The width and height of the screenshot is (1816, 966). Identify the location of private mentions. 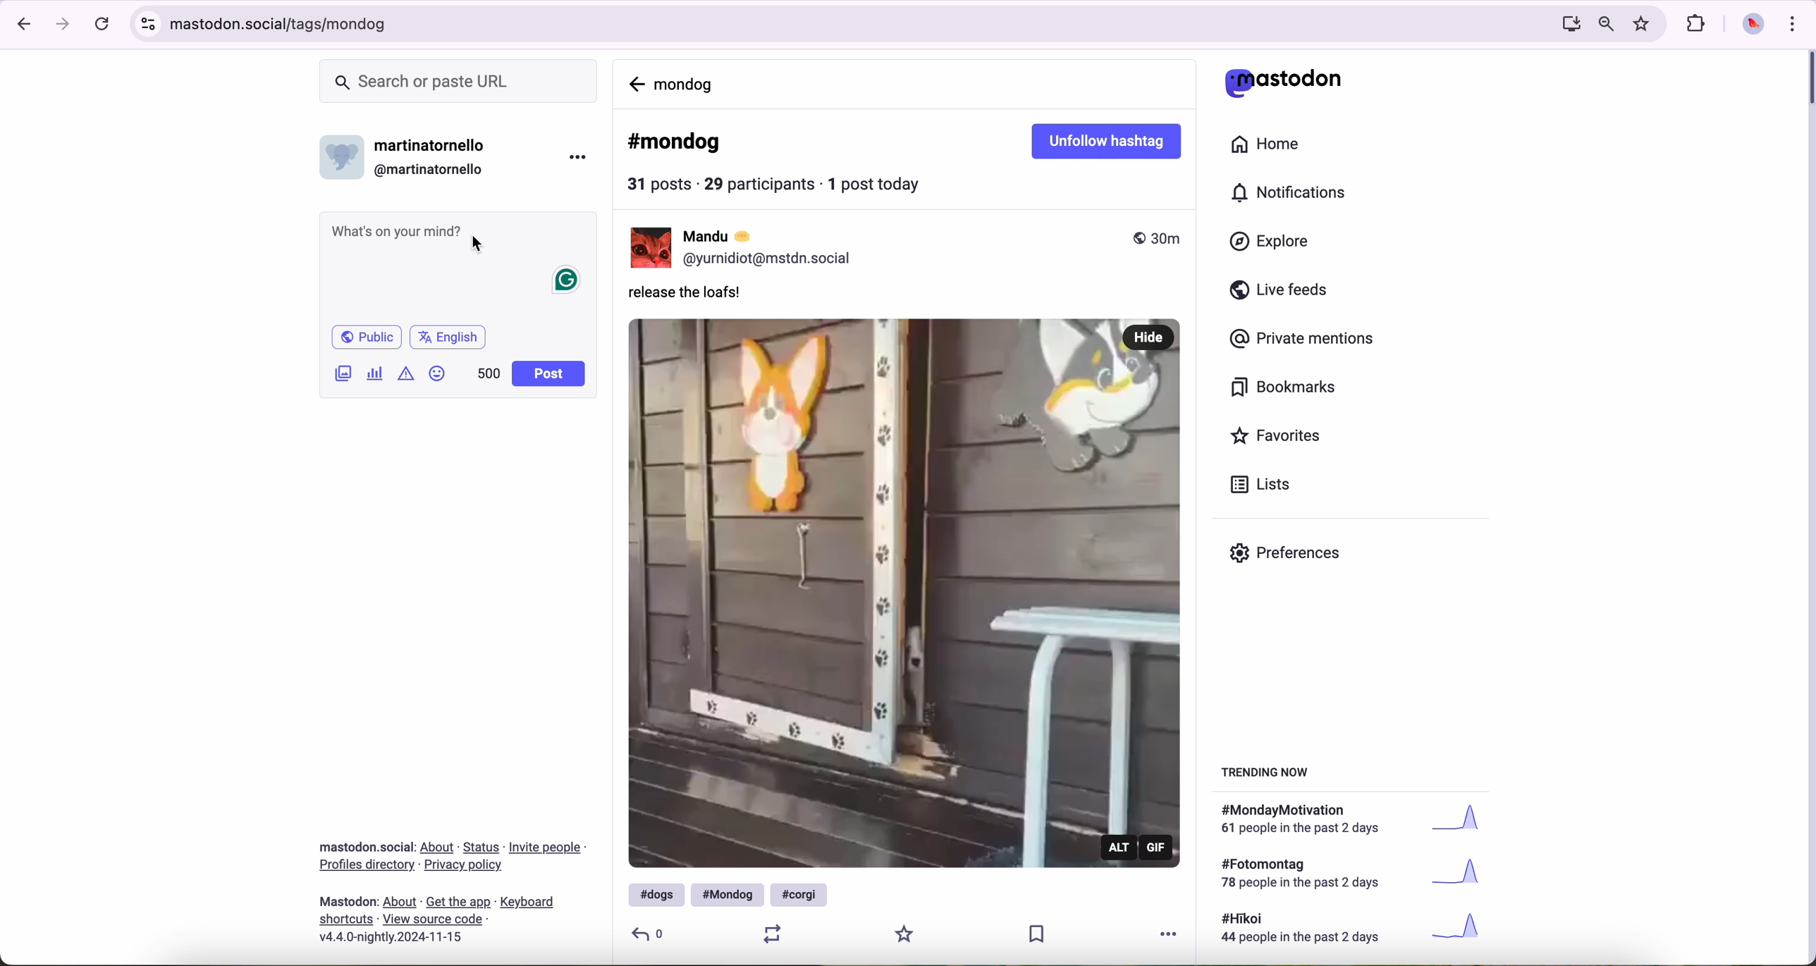
(1306, 340).